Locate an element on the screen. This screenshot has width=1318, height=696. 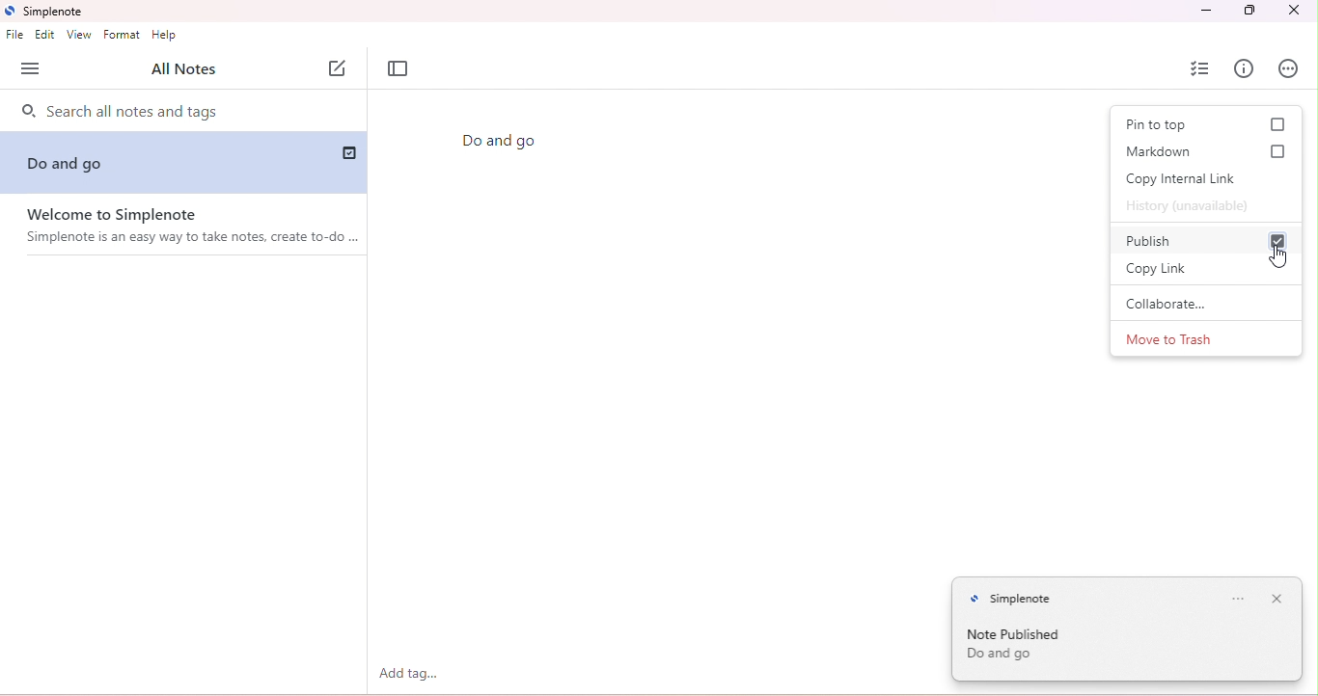
toggle focus mode is located at coordinates (399, 69).